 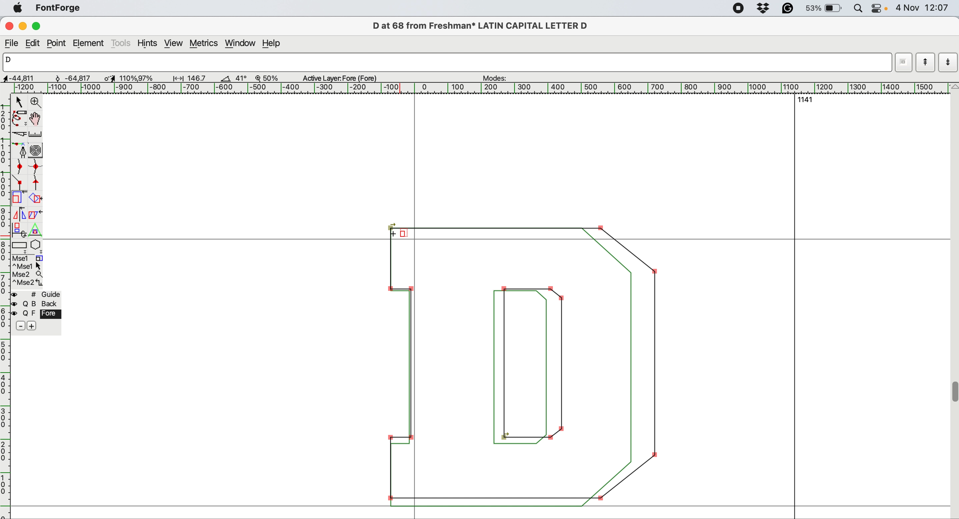 What do you see at coordinates (89, 44) in the screenshot?
I see `element` at bounding box center [89, 44].